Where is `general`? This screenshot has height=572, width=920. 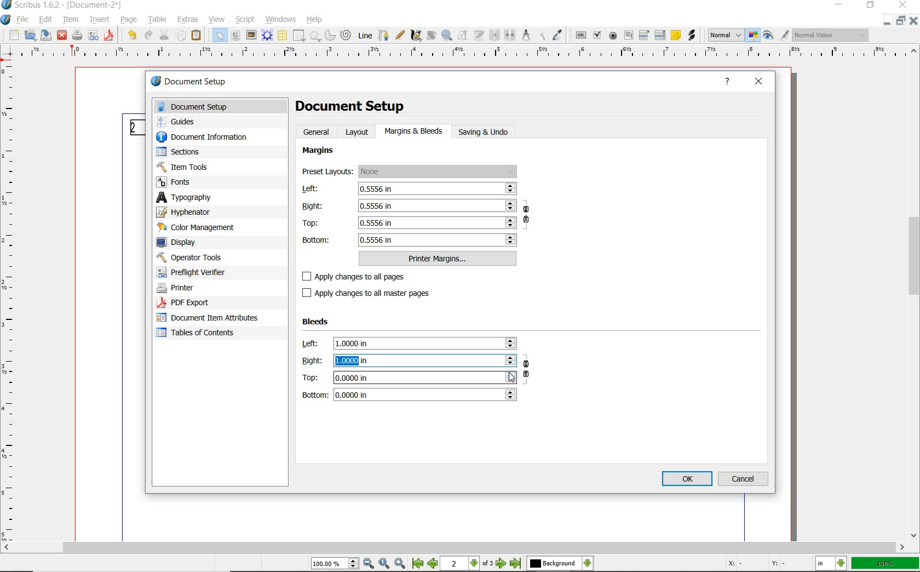 general is located at coordinates (317, 131).